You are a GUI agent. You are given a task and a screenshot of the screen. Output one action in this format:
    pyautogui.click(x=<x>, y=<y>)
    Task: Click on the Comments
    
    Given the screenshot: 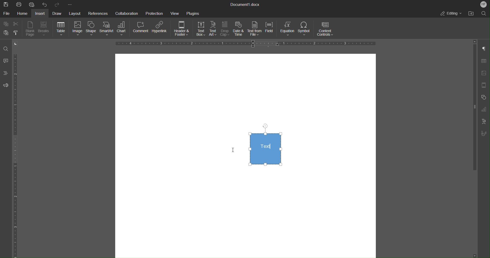 What is the action you would take?
    pyautogui.click(x=6, y=61)
    